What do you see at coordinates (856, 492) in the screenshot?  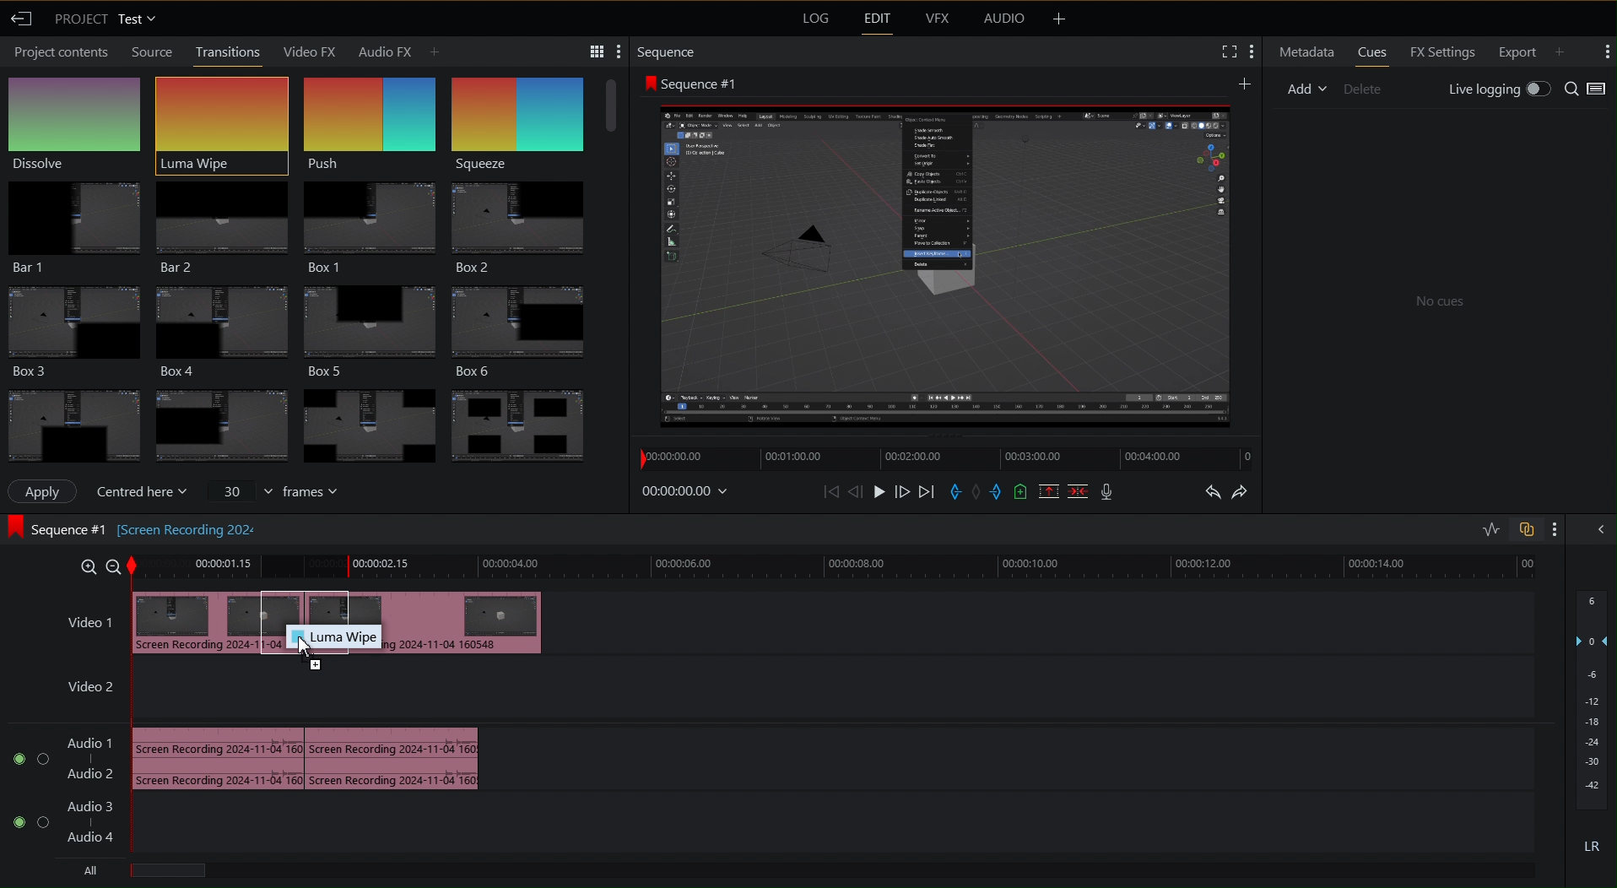 I see `Move Back` at bounding box center [856, 492].